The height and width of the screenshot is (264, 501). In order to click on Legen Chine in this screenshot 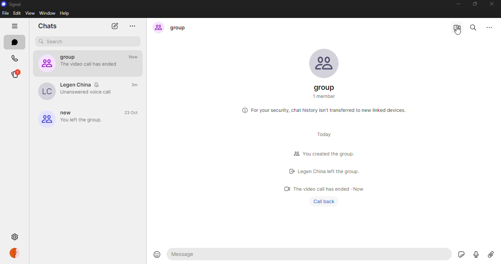, I will do `click(76, 85)`.